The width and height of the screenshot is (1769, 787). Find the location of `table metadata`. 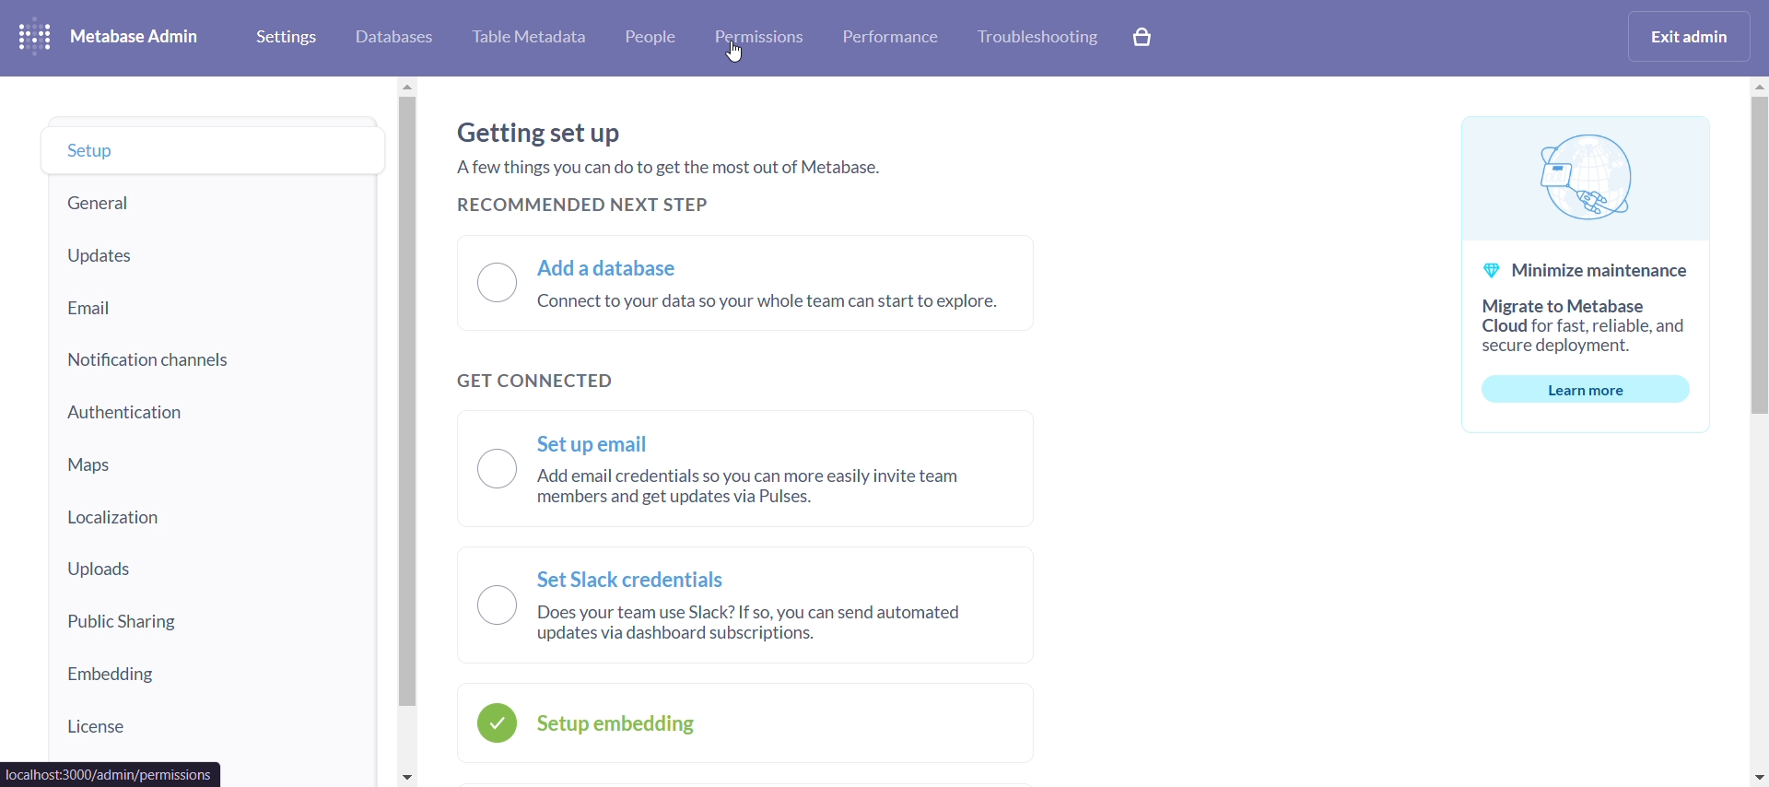

table metadata is located at coordinates (528, 37).